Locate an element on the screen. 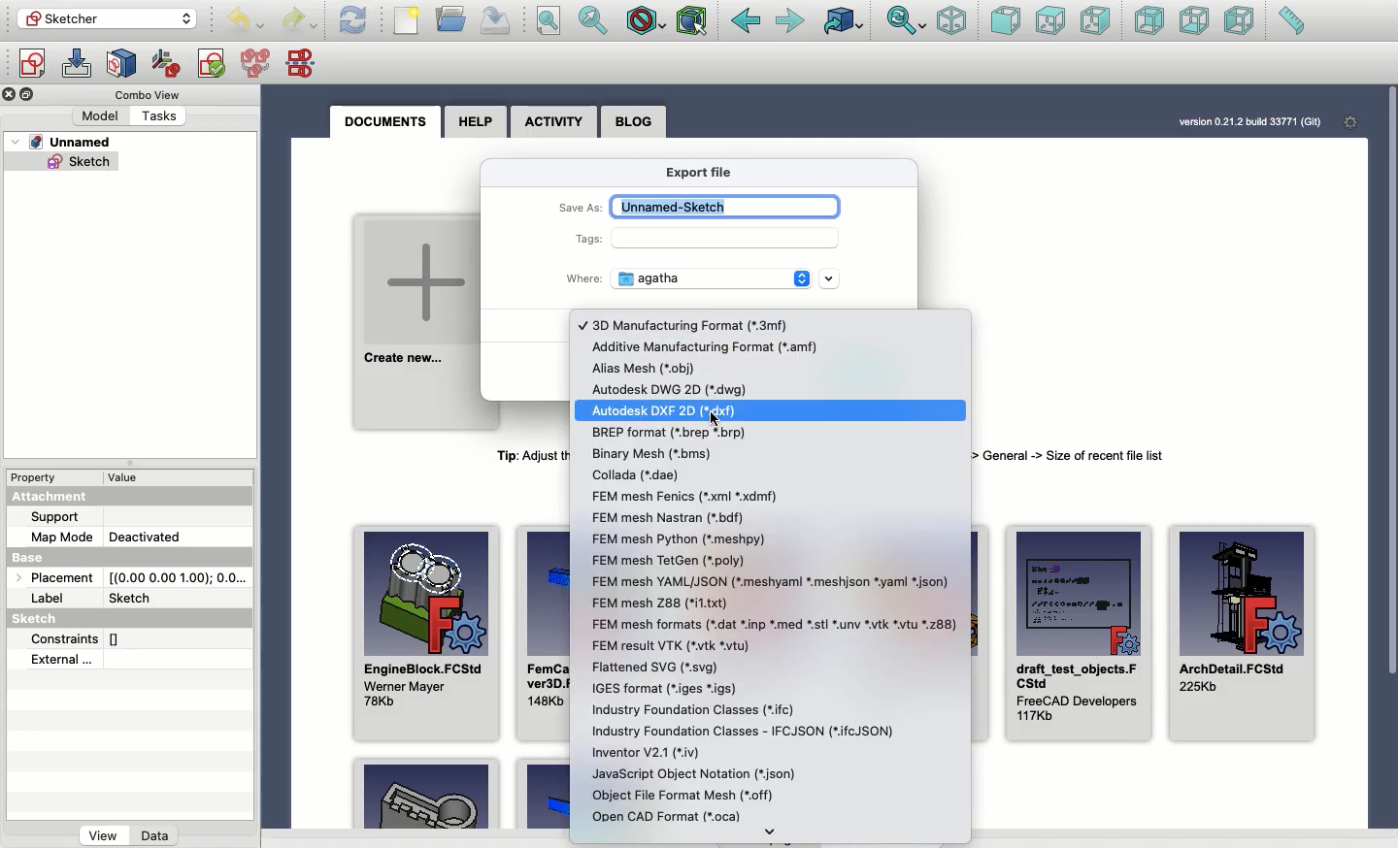 The width and height of the screenshot is (1398, 848). Refresh is located at coordinates (353, 20).